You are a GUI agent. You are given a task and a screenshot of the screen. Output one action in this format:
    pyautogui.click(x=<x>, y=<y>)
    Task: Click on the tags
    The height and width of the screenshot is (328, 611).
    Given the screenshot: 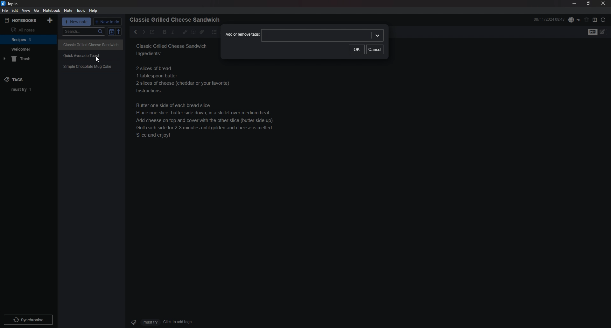 What is the action you would take?
    pyautogui.click(x=19, y=79)
    